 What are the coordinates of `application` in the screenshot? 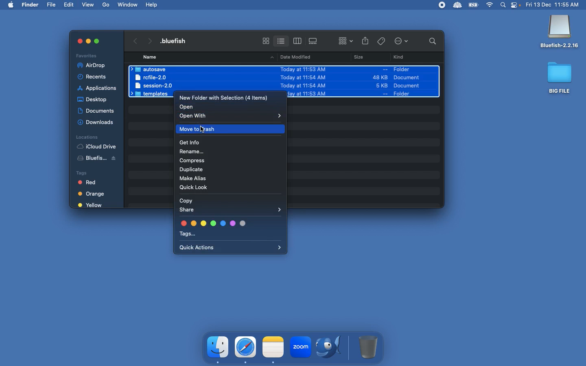 It's located at (97, 88).